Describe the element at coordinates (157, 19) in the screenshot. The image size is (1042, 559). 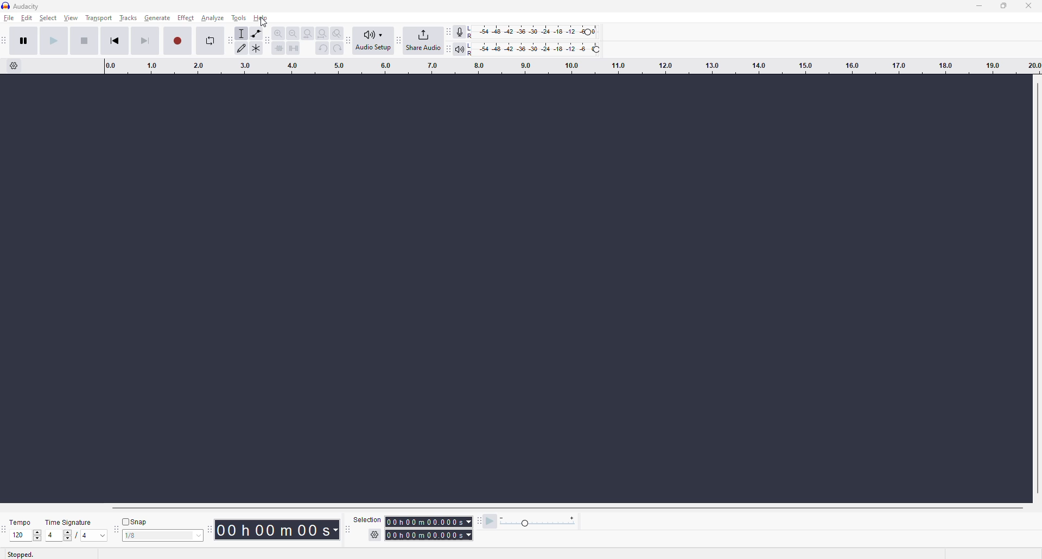
I see `generate` at that location.